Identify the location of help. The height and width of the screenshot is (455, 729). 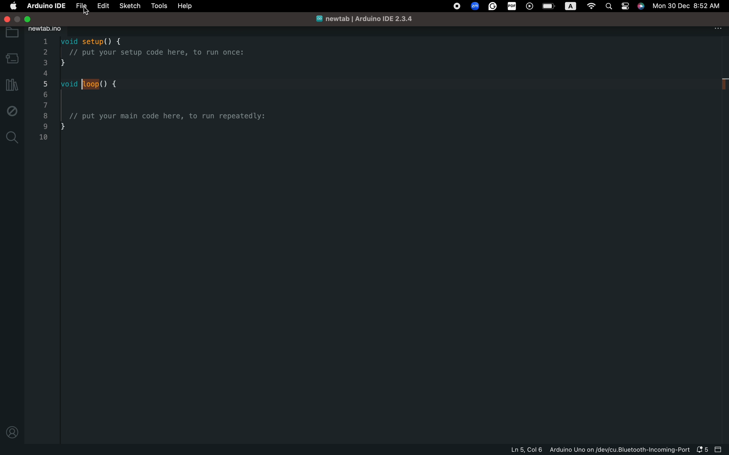
(192, 7).